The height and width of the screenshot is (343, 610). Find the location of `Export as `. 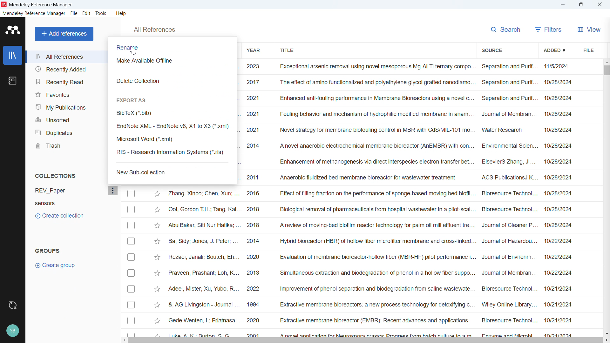

Export as  is located at coordinates (132, 100).